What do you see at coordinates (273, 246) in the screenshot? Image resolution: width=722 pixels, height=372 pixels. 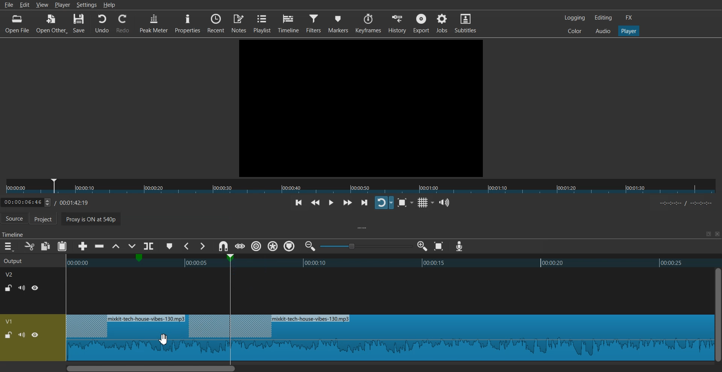 I see `Ripple all markers` at bounding box center [273, 246].